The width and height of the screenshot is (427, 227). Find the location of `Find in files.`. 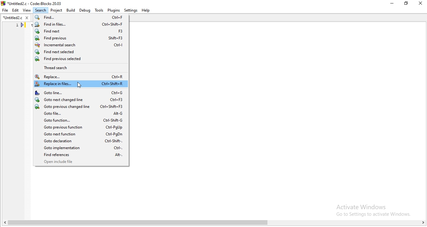

Find in files. is located at coordinates (81, 25).